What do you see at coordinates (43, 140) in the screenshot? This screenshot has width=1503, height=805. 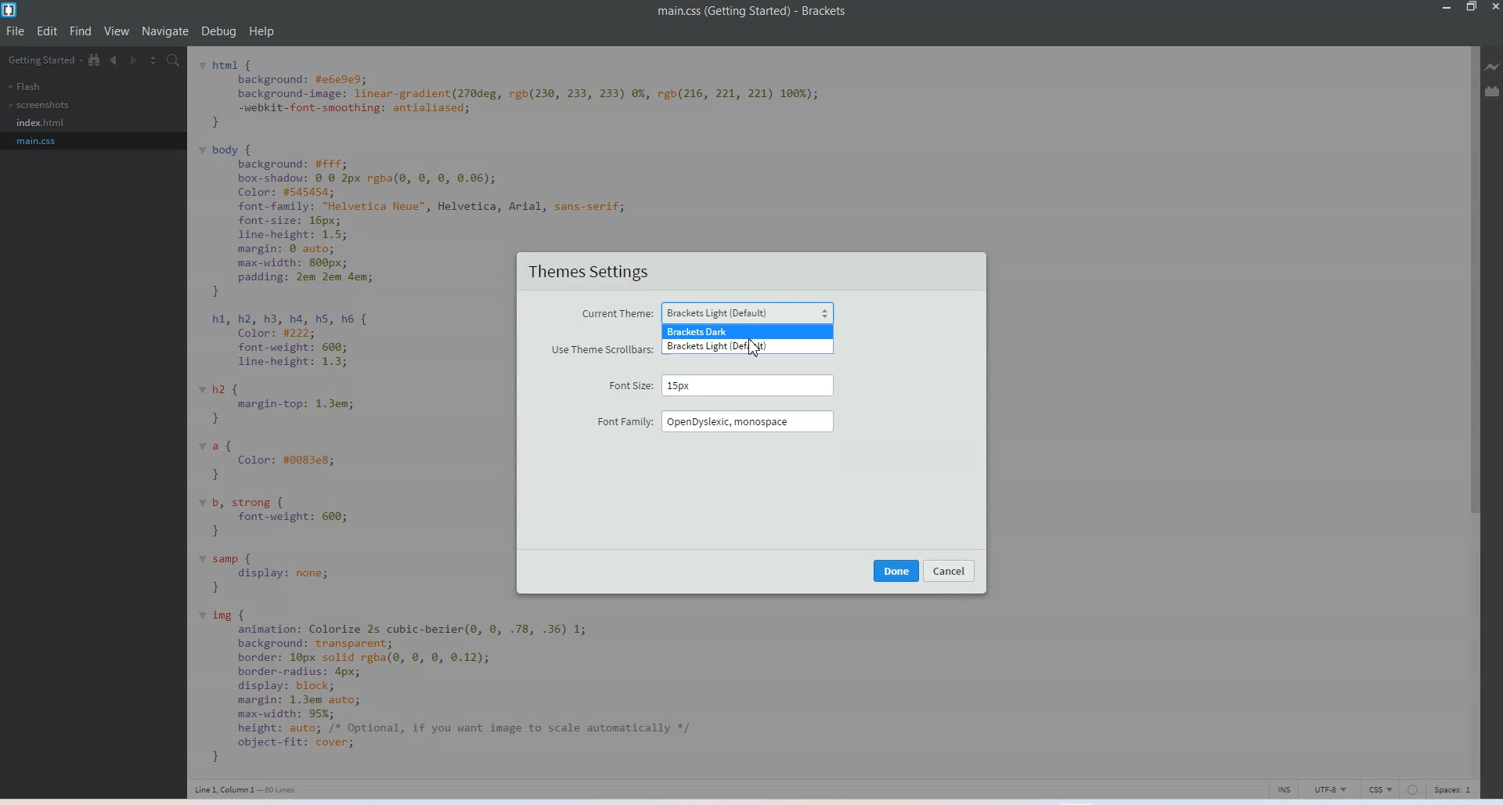 I see `main.css` at bounding box center [43, 140].